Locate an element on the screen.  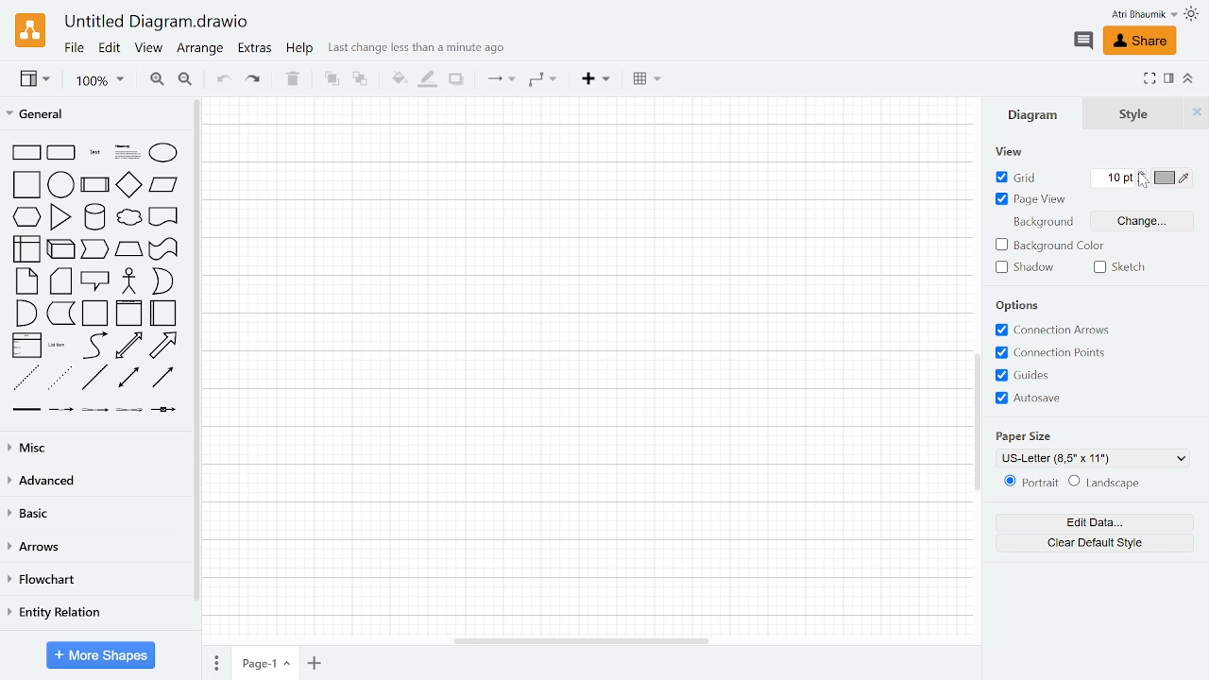
Theme is located at coordinates (1192, 14).